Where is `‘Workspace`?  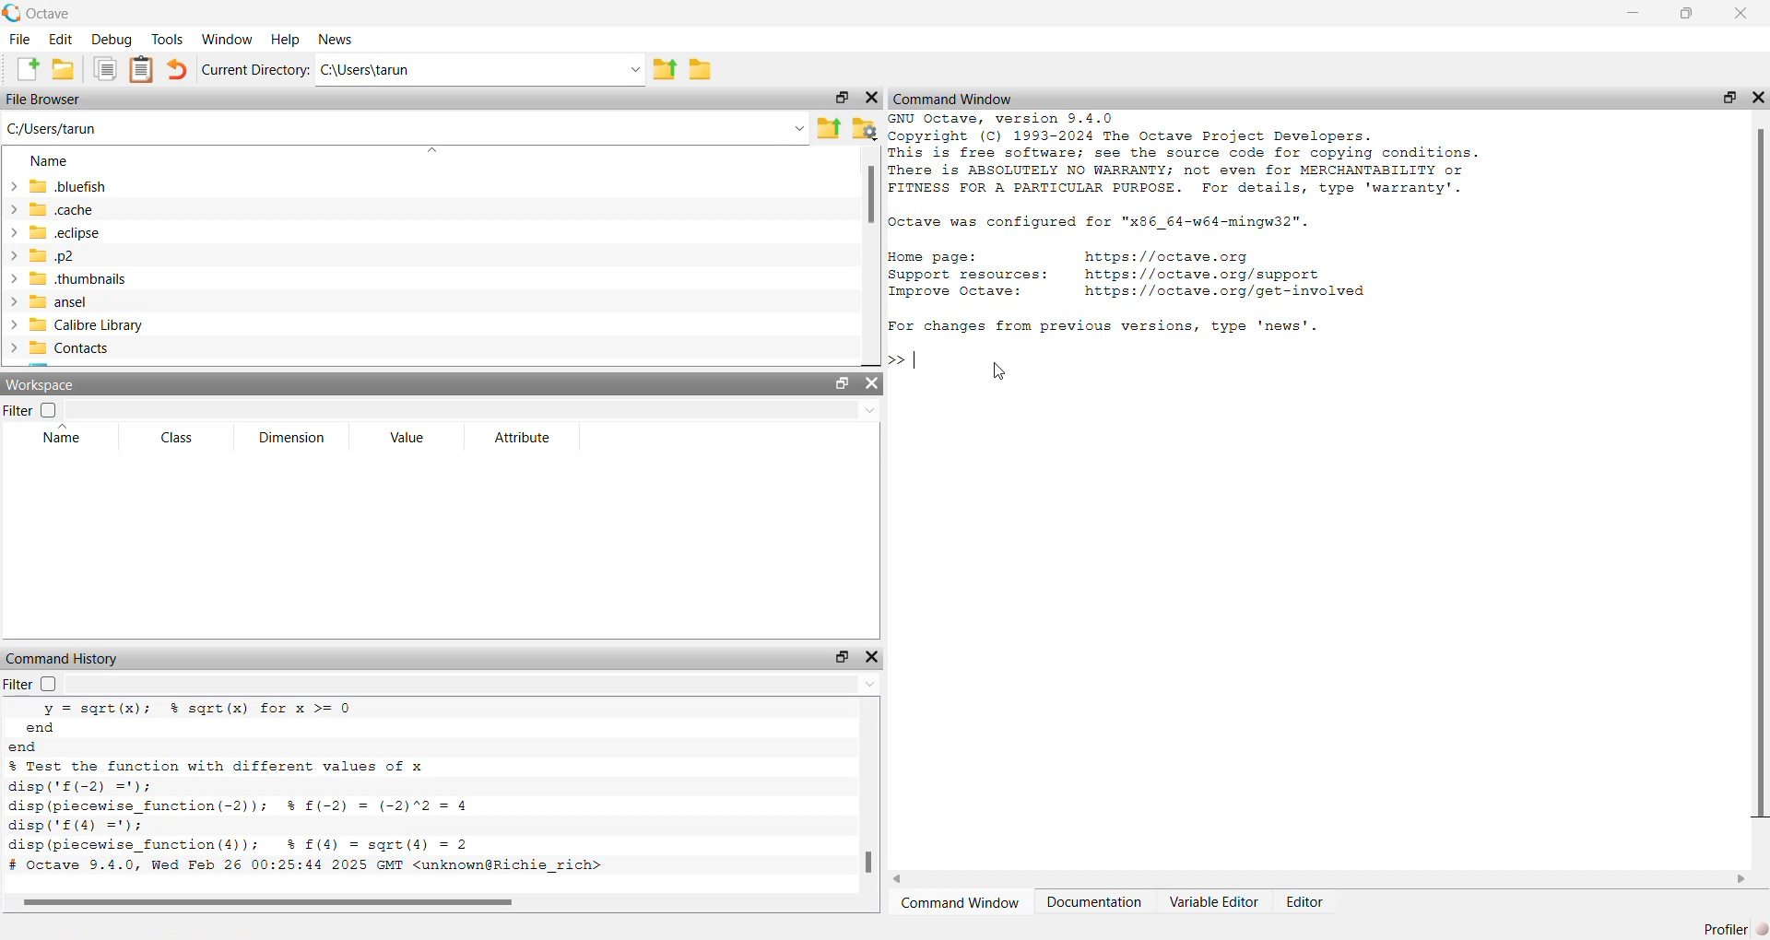
‘Workspace is located at coordinates (45, 386).